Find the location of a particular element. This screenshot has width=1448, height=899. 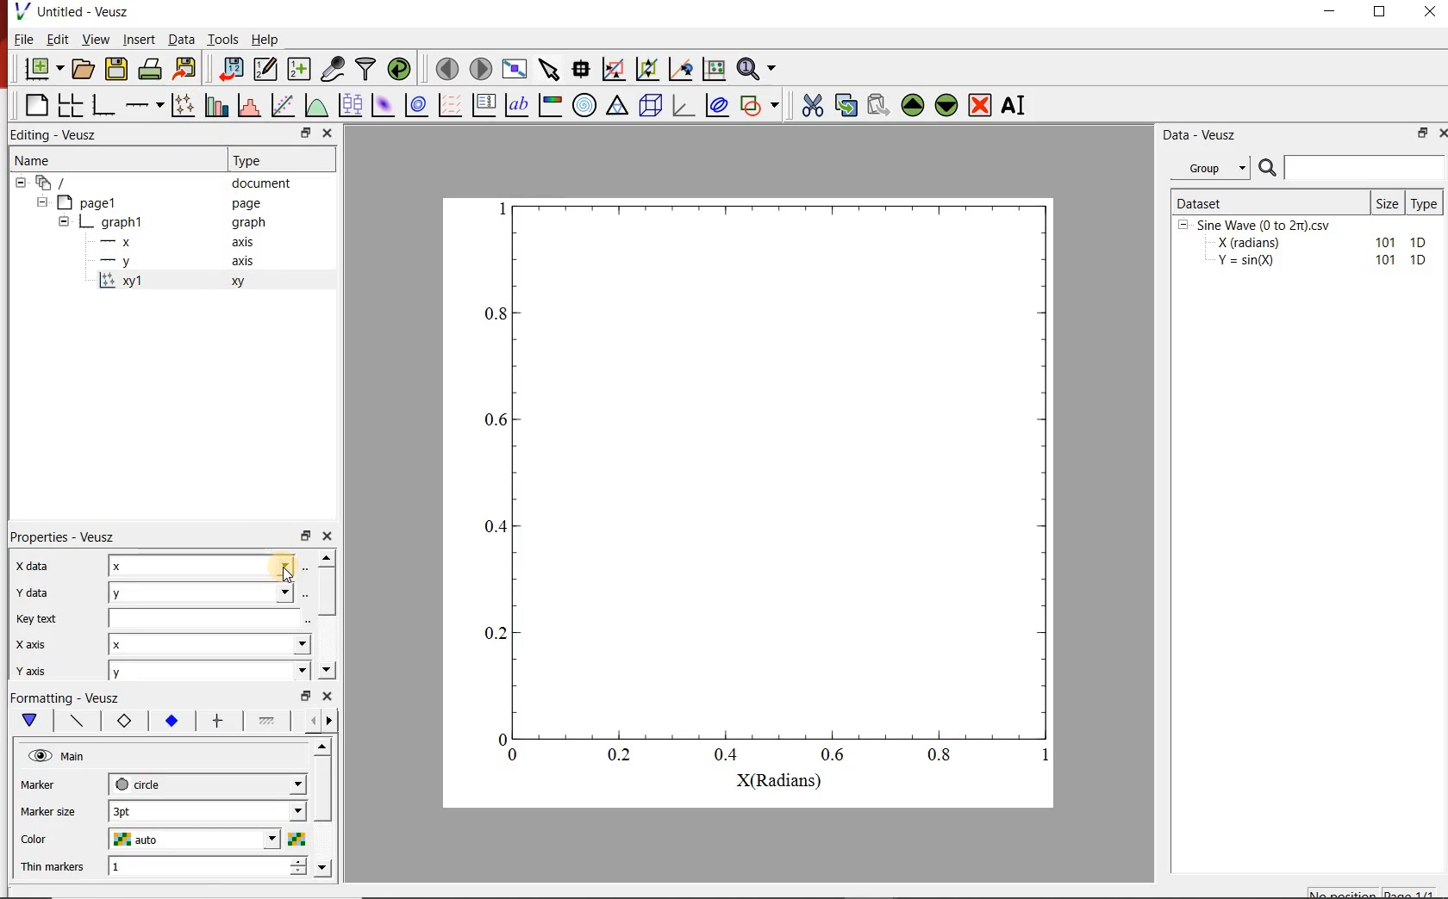

Up is located at coordinates (321, 747).